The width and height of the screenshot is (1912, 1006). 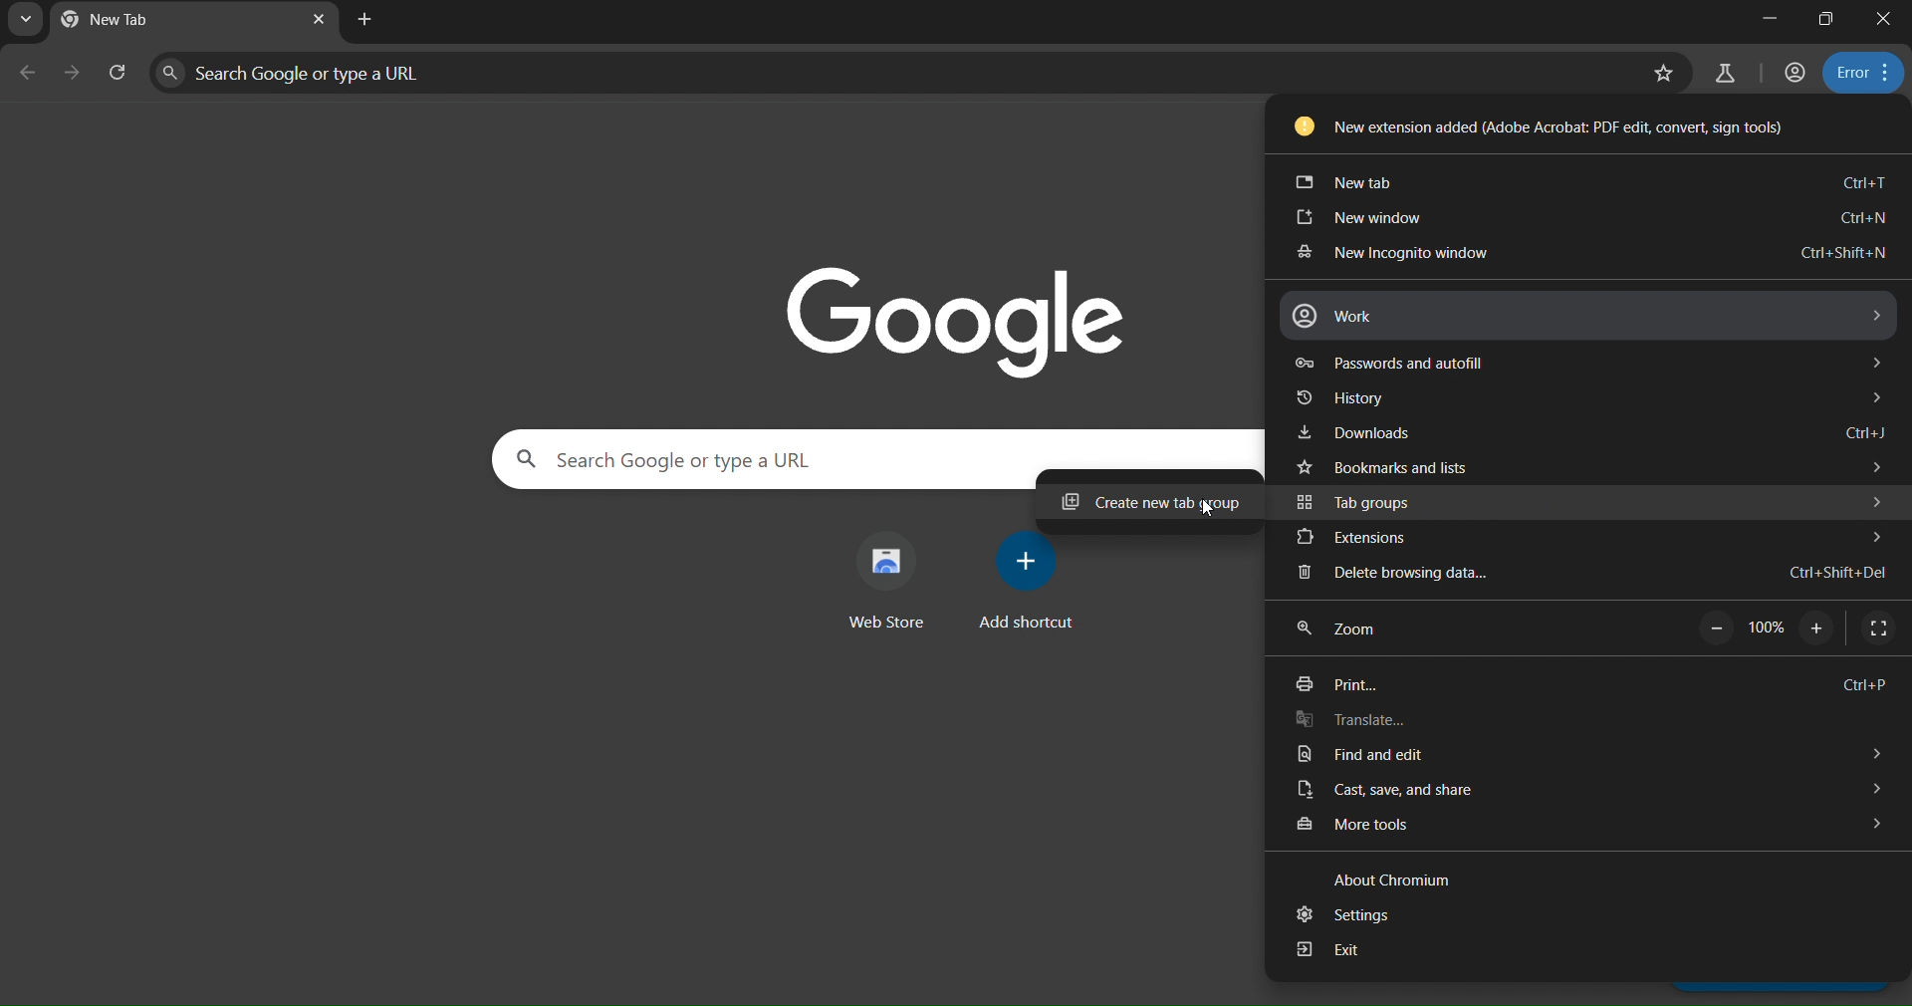 What do you see at coordinates (663, 457) in the screenshot?
I see `Search Google or type a URL` at bounding box center [663, 457].